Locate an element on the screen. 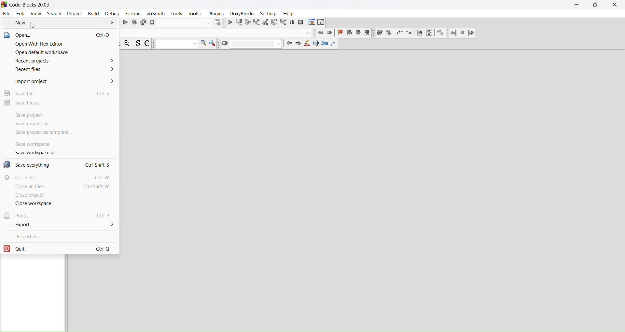 This screenshot has width=625, height=332. save file is located at coordinates (60, 93).